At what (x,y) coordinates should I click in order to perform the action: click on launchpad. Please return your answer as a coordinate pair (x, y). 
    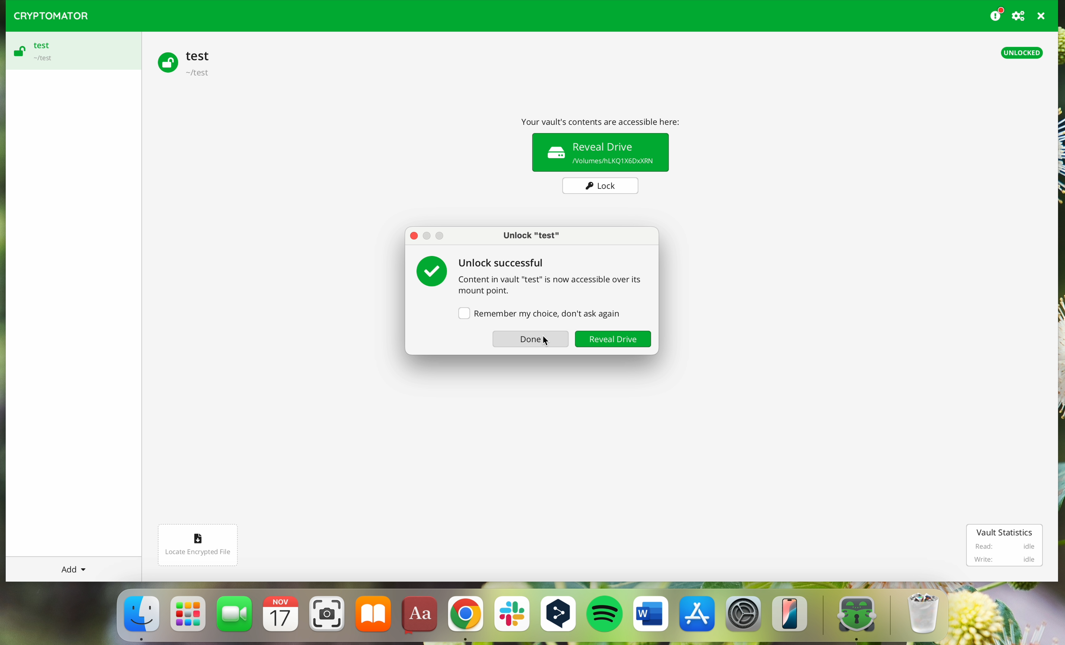
    Looking at the image, I should click on (189, 613).